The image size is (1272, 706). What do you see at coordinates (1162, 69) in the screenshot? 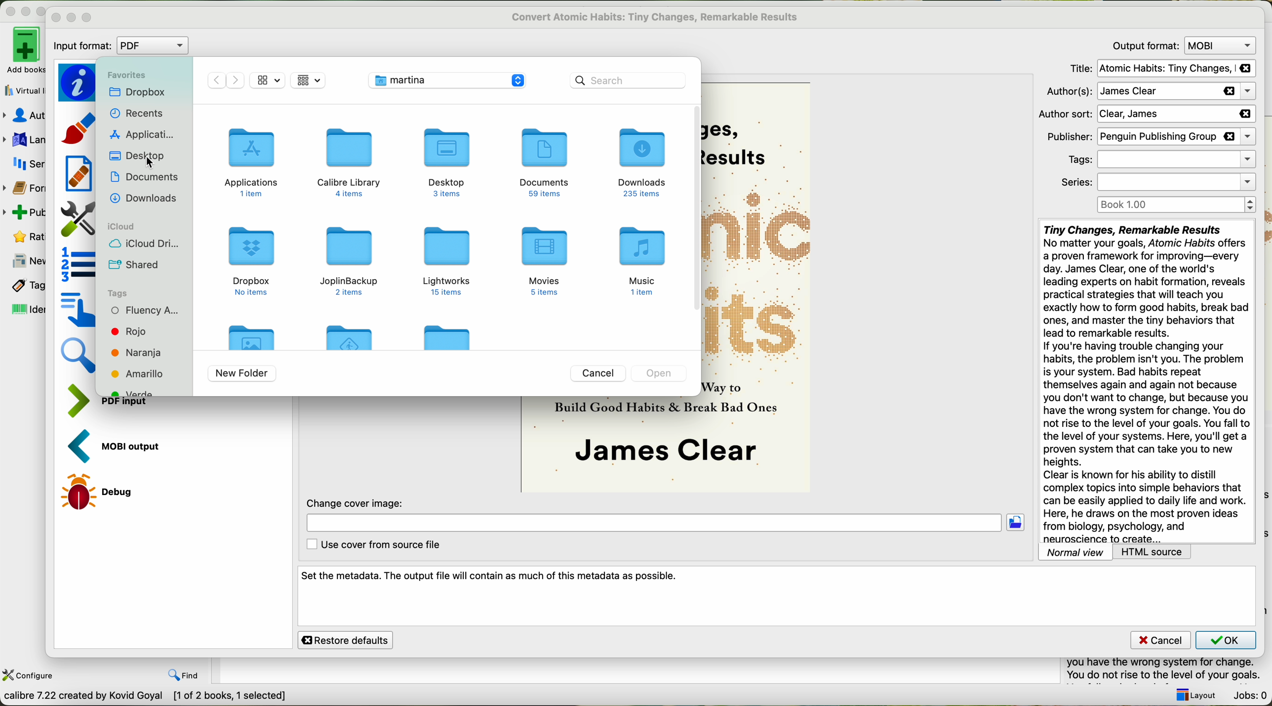
I see `title` at bounding box center [1162, 69].